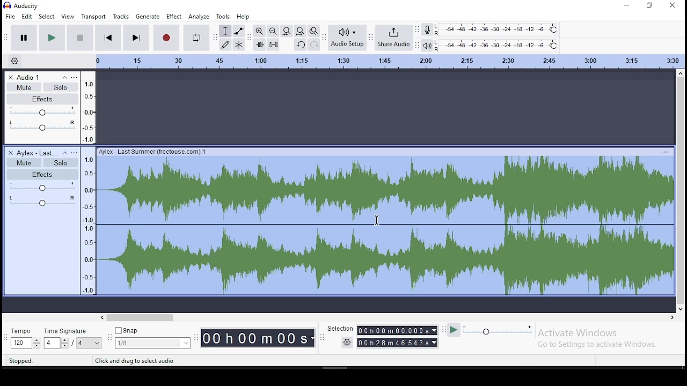 Image resolution: width=687 pixels, height=386 pixels. What do you see at coordinates (389, 317) in the screenshot?
I see `scroll bar` at bounding box center [389, 317].